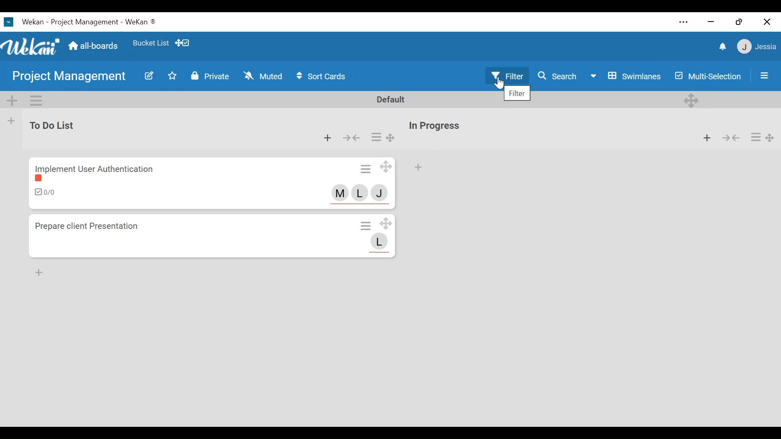 This screenshot has width=781, height=439. Describe the element at coordinates (325, 138) in the screenshot. I see `Add card to top of the list` at that location.